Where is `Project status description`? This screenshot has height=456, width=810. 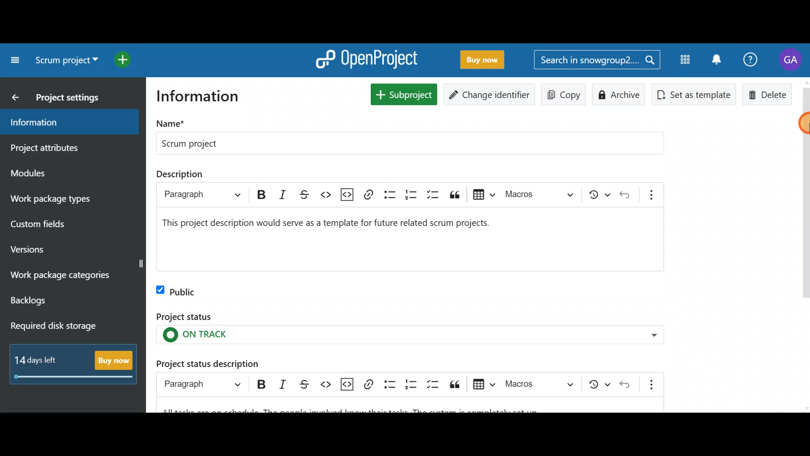 Project status description is located at coordinates (413, 407).